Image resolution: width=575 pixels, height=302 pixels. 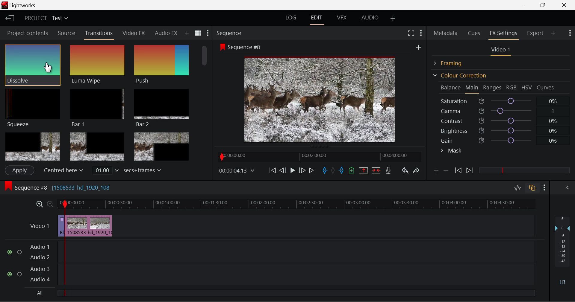 What do you see at coordinates (500, 100) in the screenshot?
I see `Saturation` at bounding box center [500, 100].